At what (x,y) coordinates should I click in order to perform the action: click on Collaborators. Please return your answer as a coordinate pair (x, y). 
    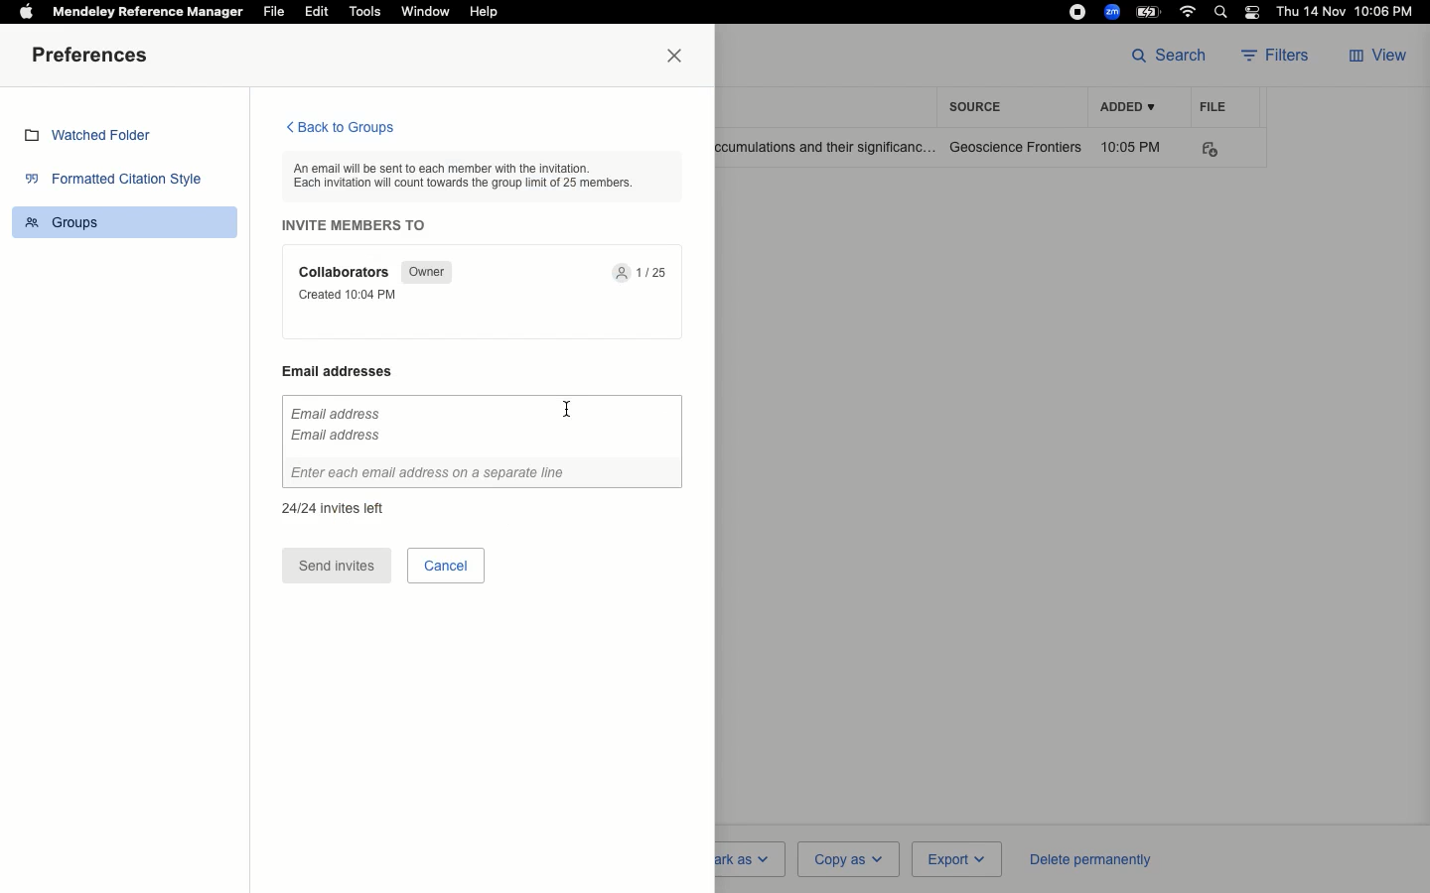
    Looking at the image, I should click on (347, 272).